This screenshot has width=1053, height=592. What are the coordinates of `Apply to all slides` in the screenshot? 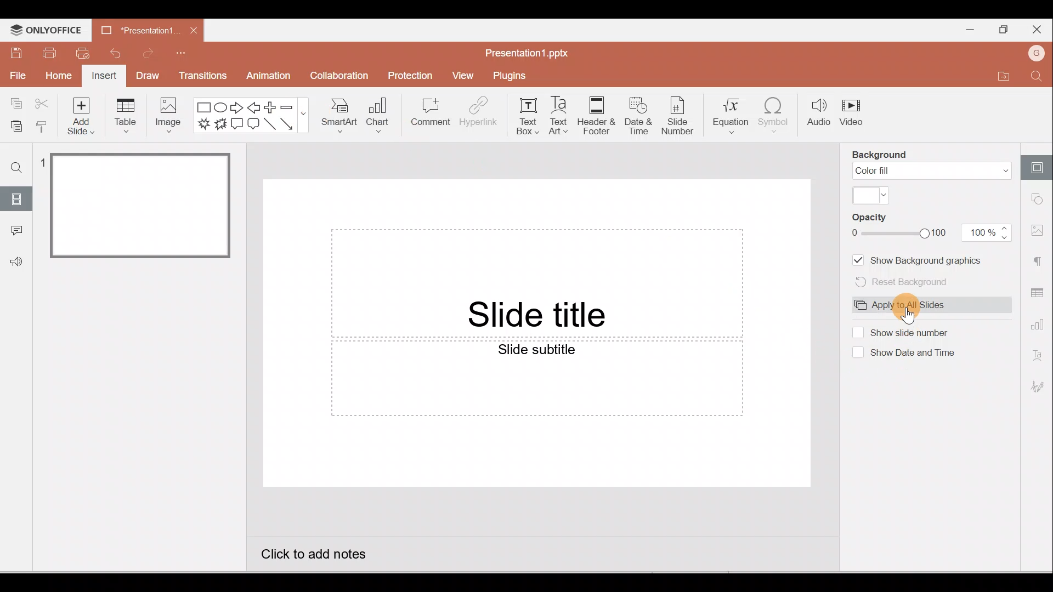 It's located at (904, 305).